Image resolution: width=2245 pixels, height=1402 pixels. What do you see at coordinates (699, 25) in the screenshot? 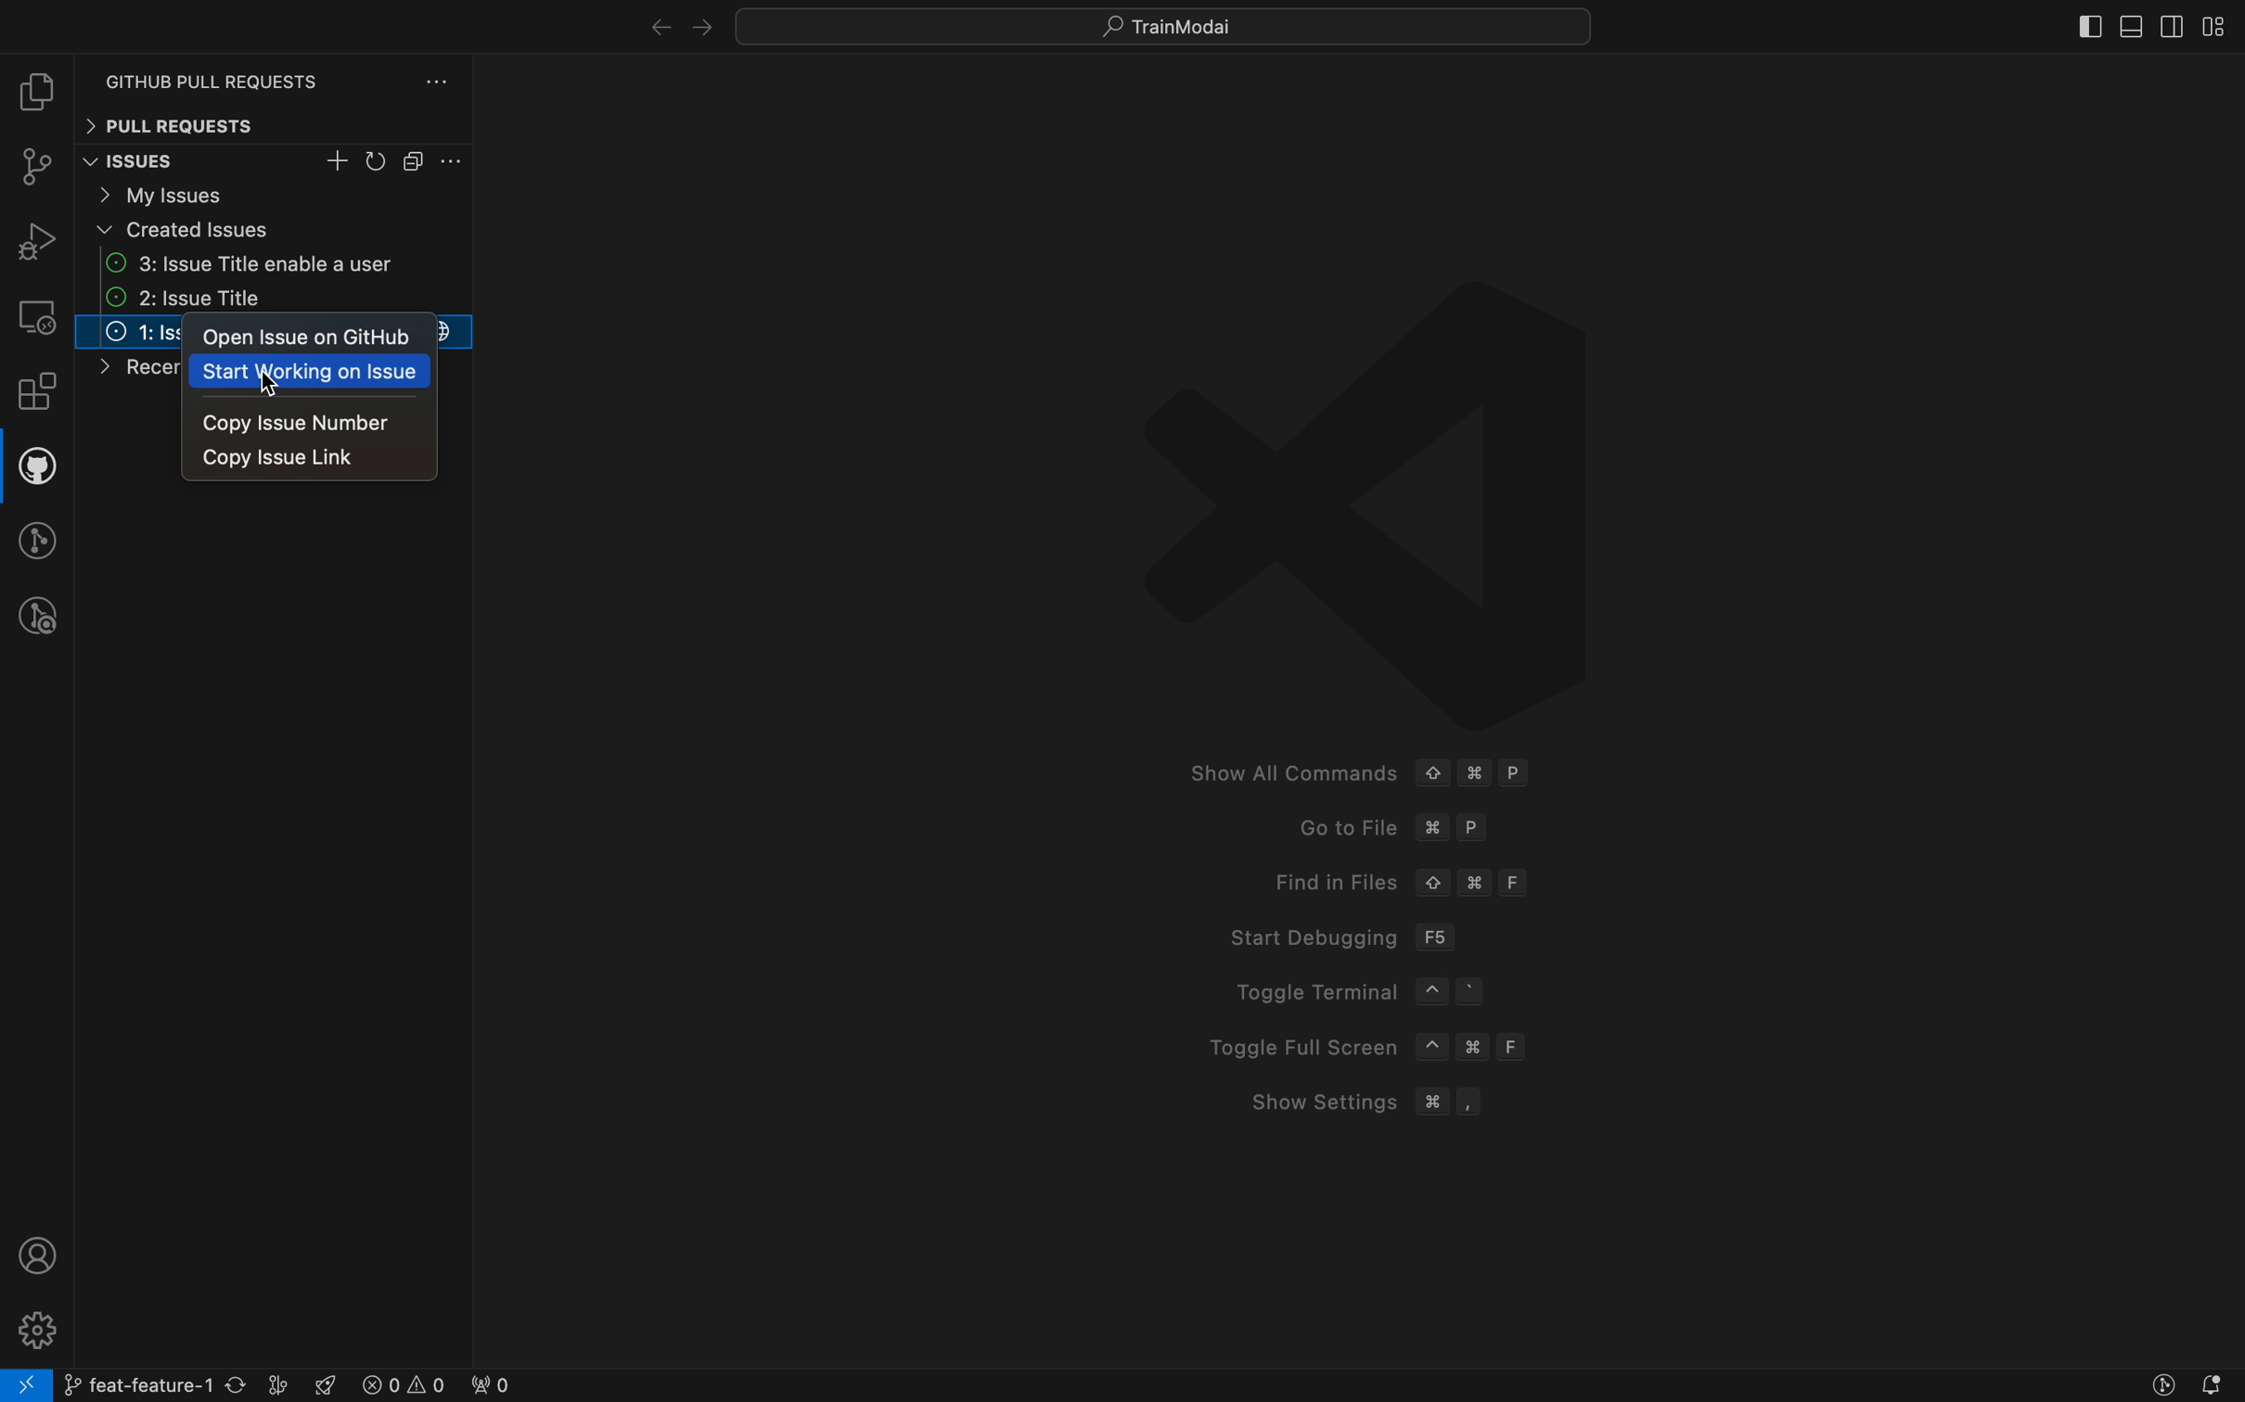
I see `left arrow` at bounding box center [699, 25].